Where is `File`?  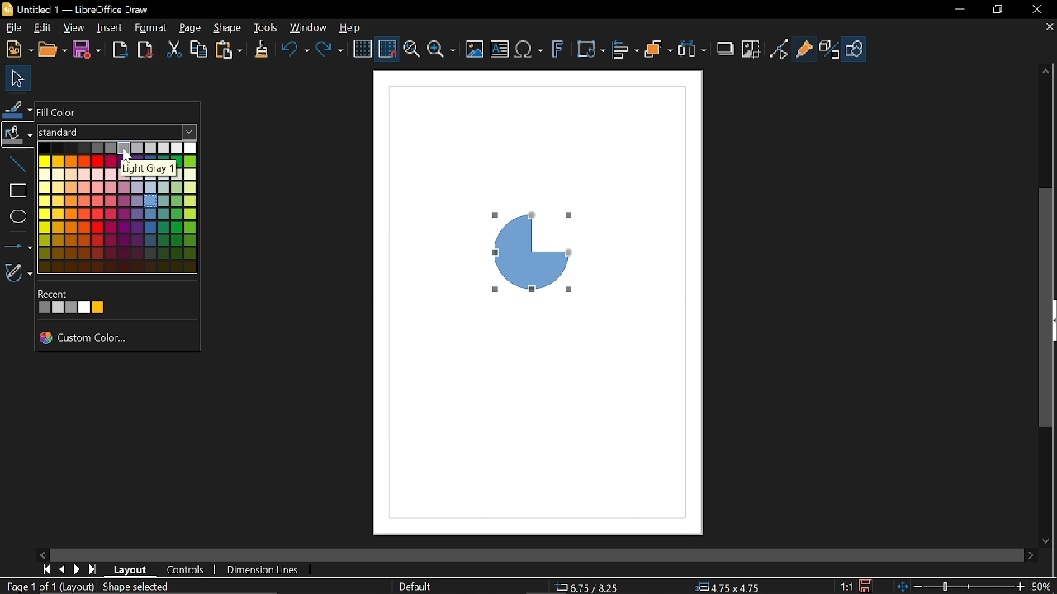
File is located at coordinates (12, 28).